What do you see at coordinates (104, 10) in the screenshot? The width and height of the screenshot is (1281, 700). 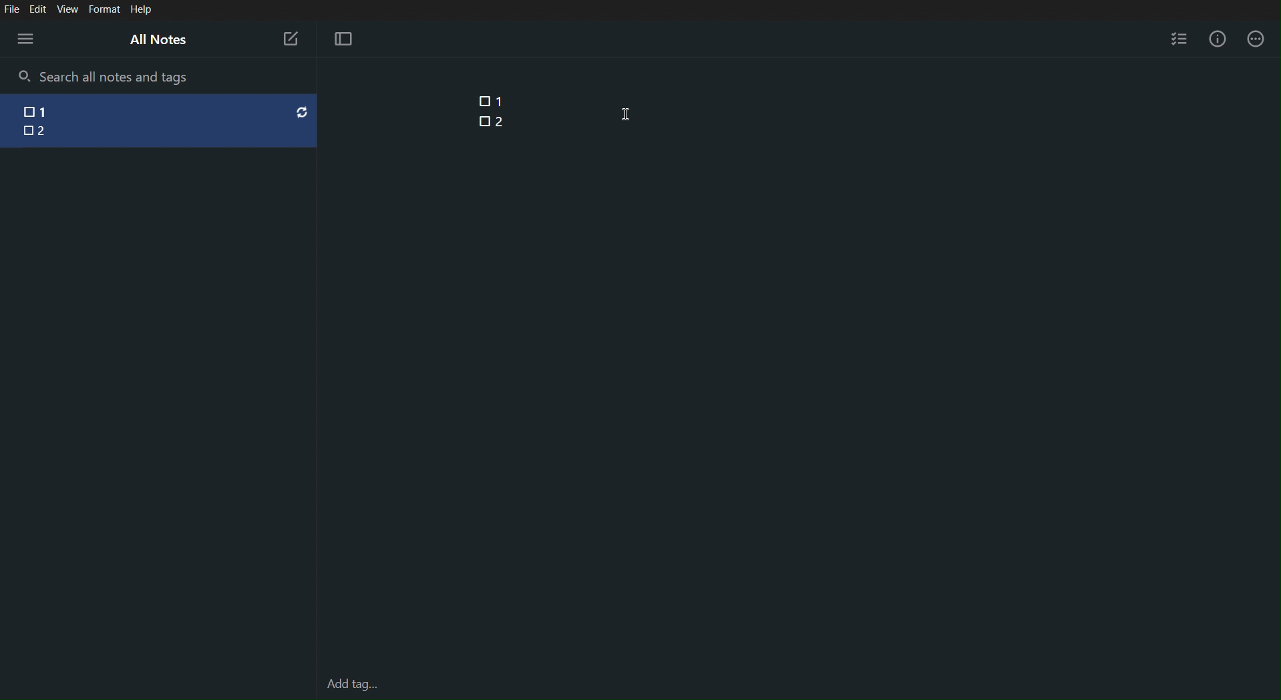 I see `Format` at bounding box center [104, 10].